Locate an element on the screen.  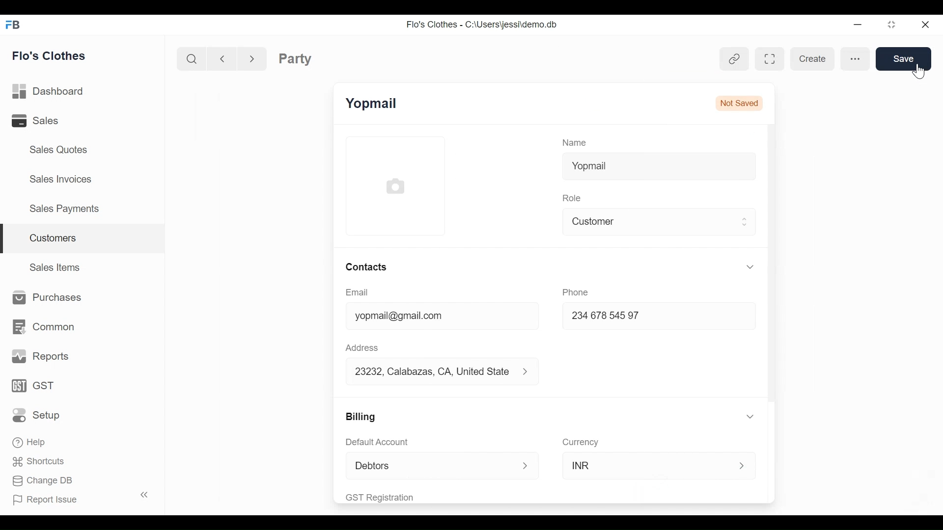
Flo's Clothes is located at coordinates (51, 55).